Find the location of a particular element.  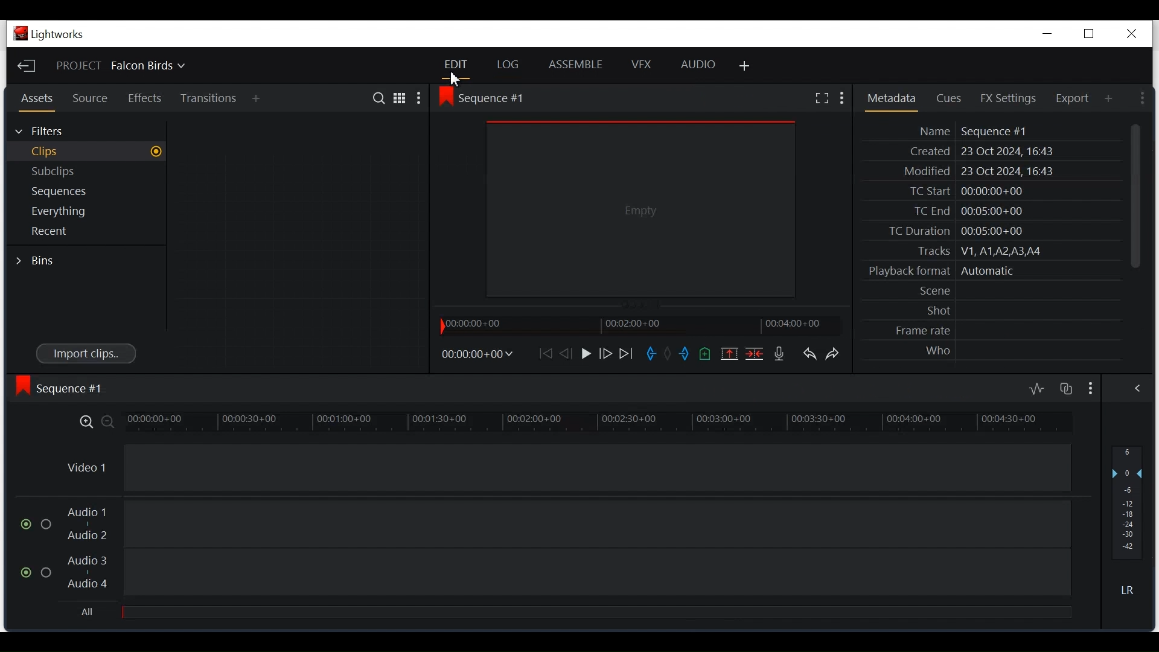

Sequence view is located at coordinates (66, 386).